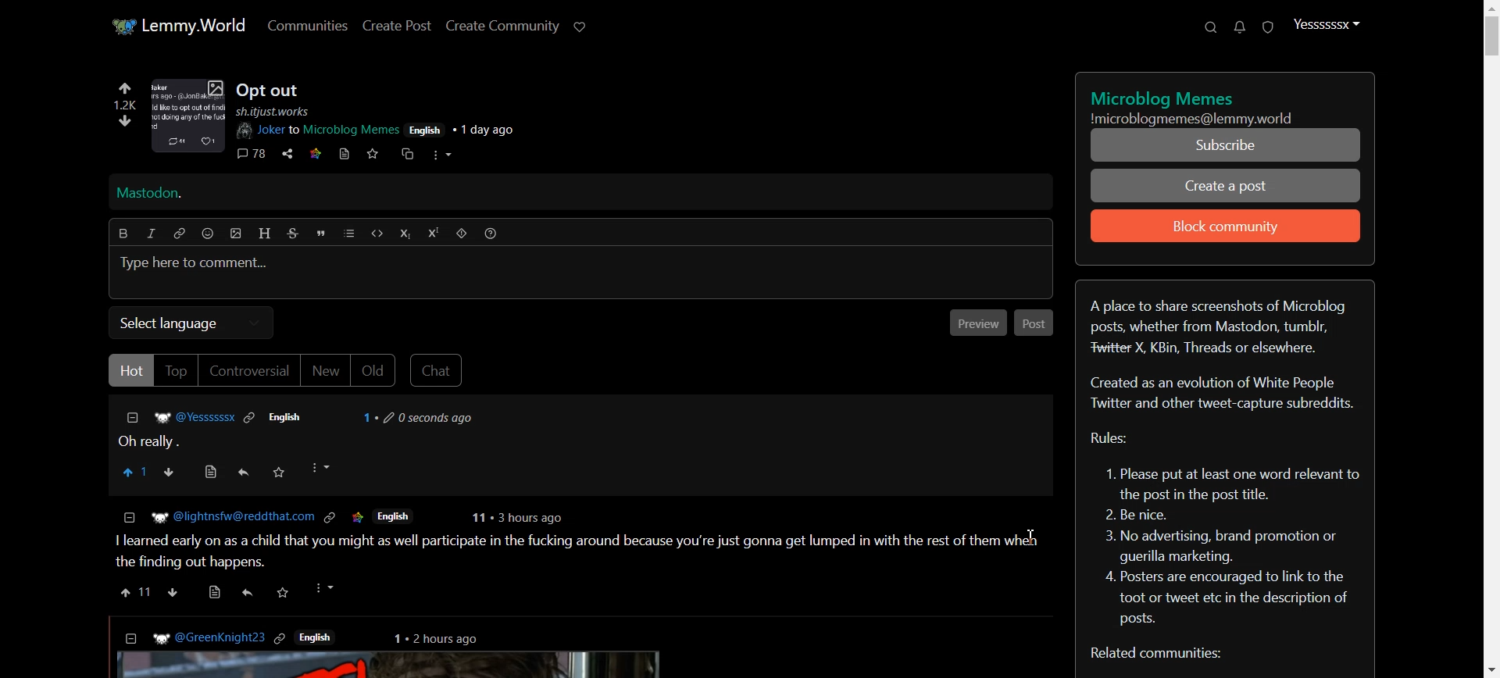  I want to click on Posts, so click(270, 90).